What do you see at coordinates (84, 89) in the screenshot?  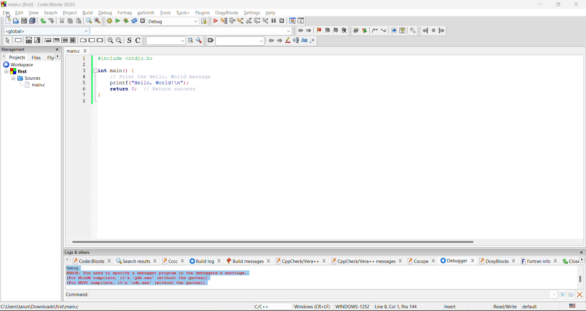 I see `6` at bounding box center [84, 89].